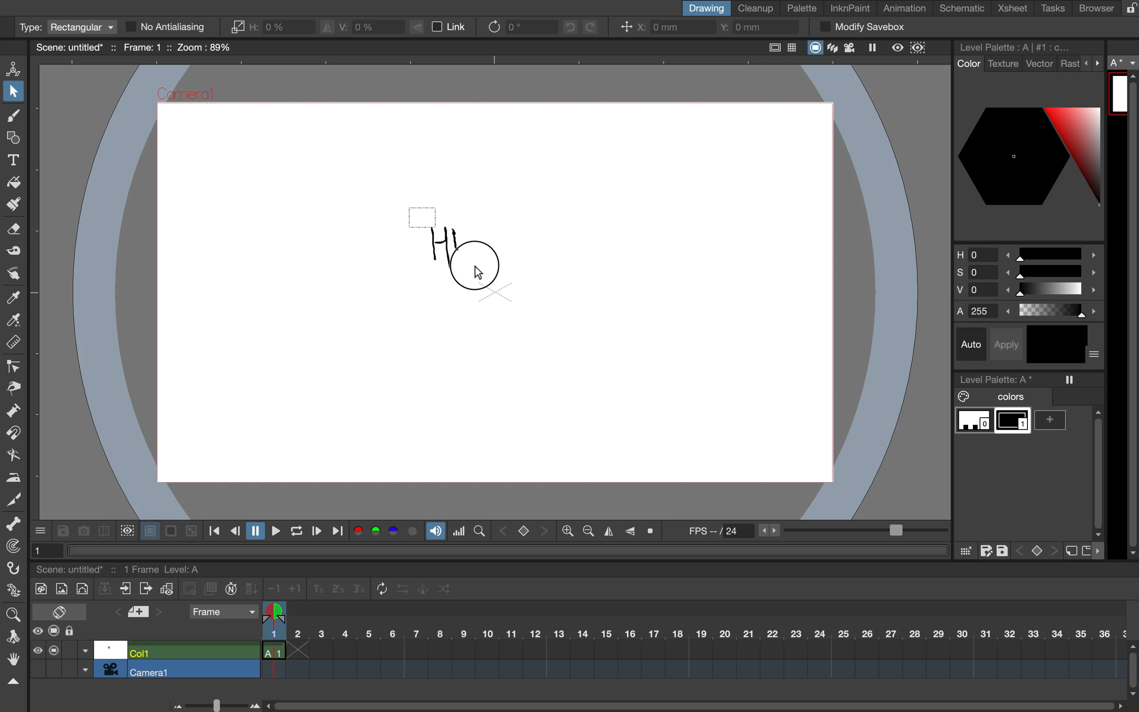 Image resolution: width=1139 pixels, height=712 pixels. What do you see at coordinates (339, 532) in the screenshot?
I see `last frame` at bounding box center [339, 532].